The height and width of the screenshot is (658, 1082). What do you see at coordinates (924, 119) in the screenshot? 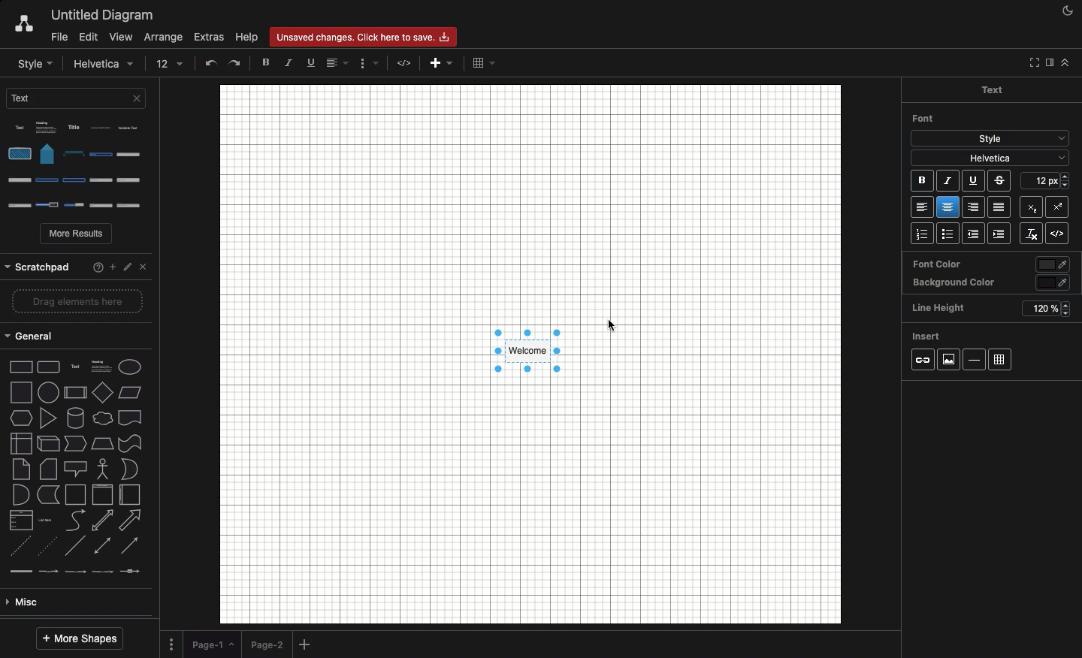
I see `Font` at bounding box center [924, 119].